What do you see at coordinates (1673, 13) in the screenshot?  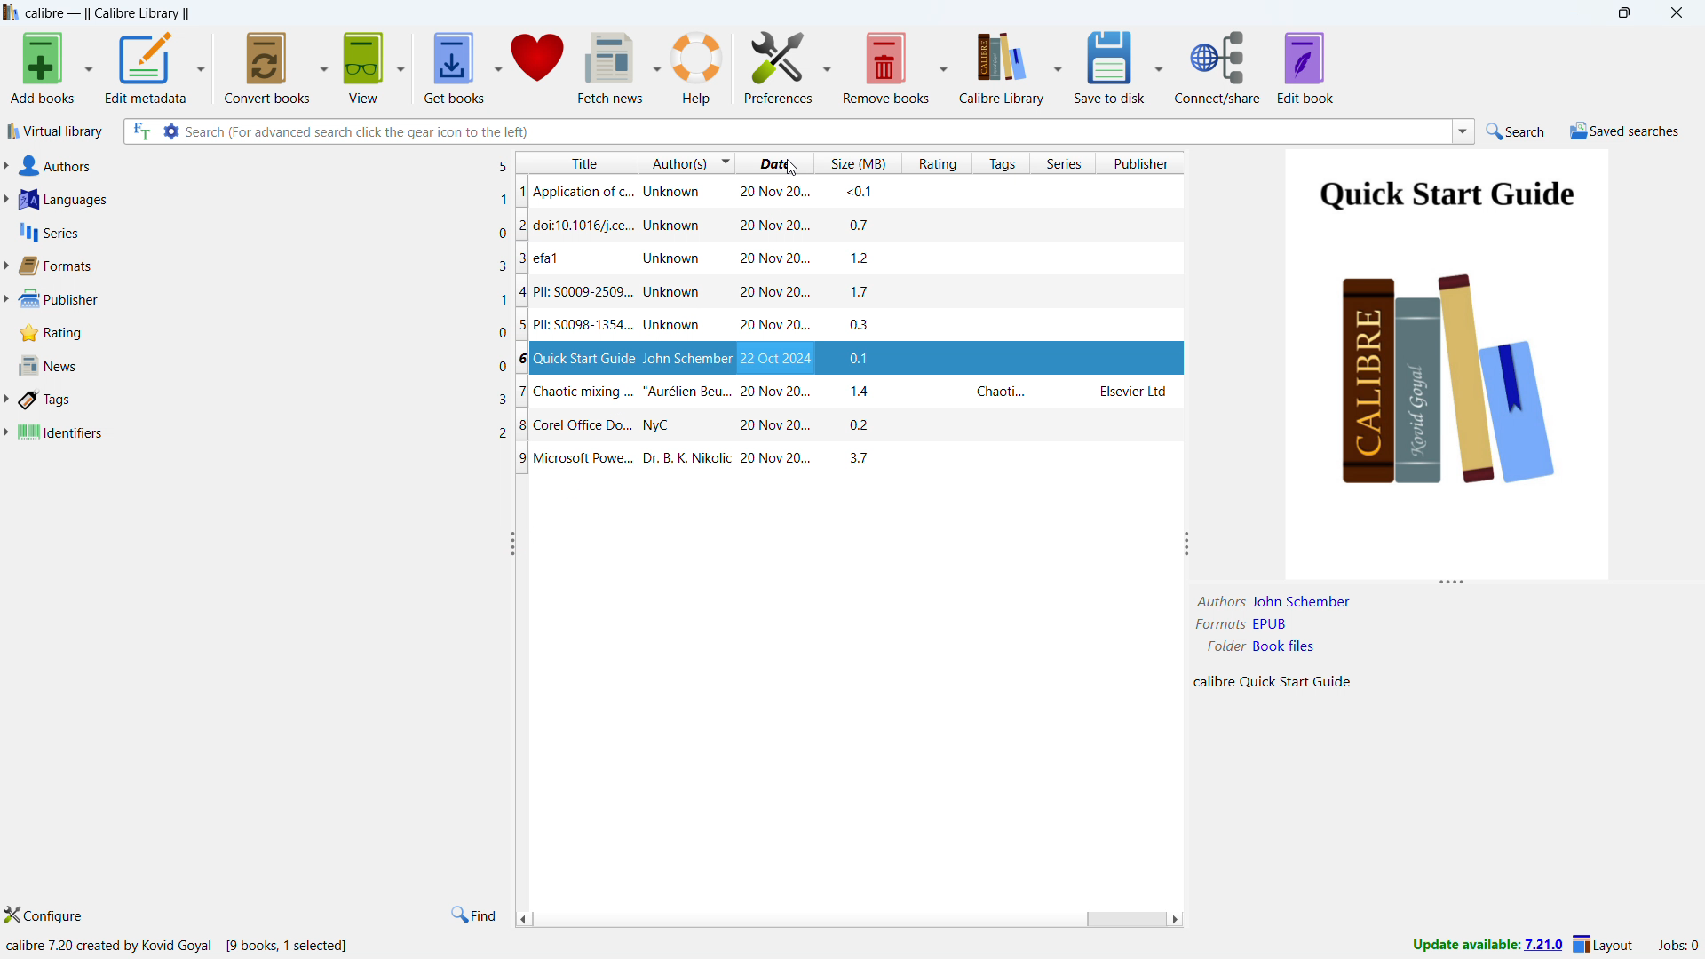 I see `close` at bounding box center [1673, 13].